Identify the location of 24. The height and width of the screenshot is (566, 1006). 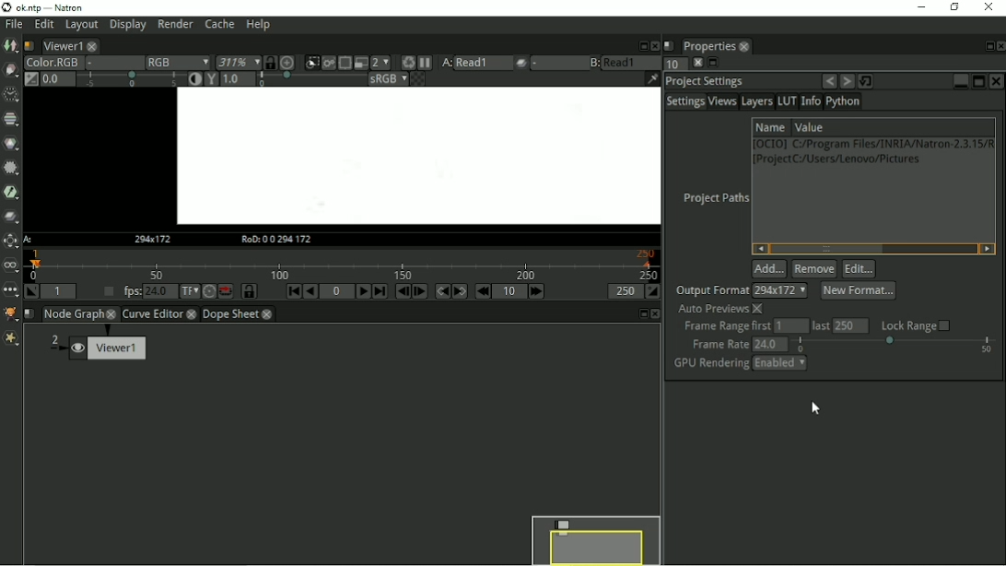
(160, 291).